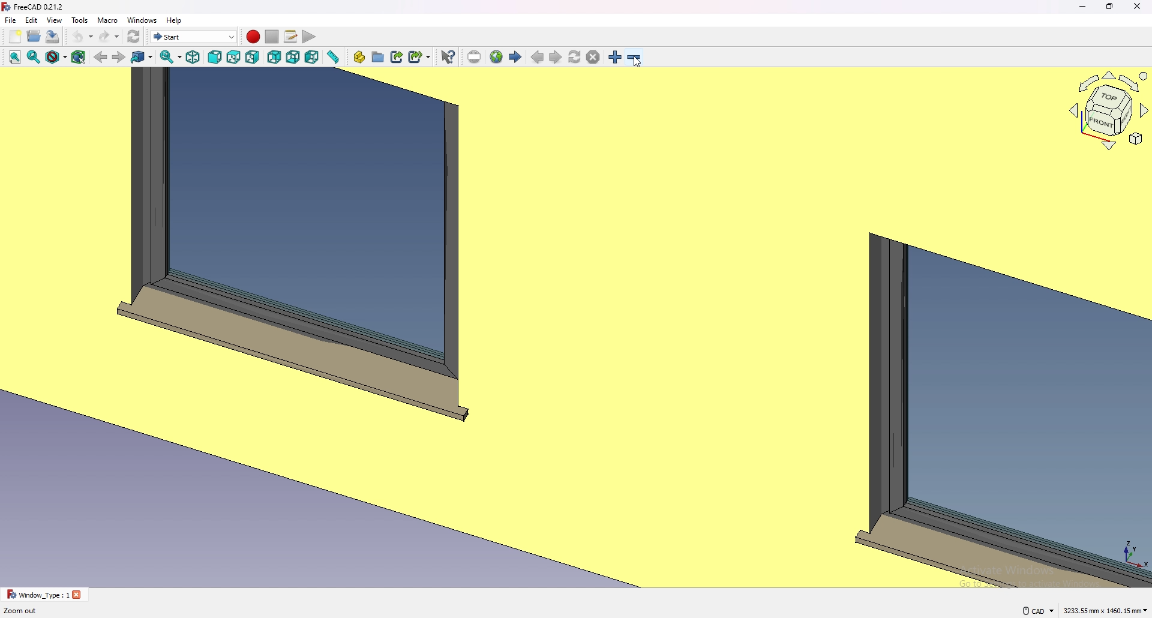 The image size is (1152, 618). I want to click on start page, so click(515, 56).